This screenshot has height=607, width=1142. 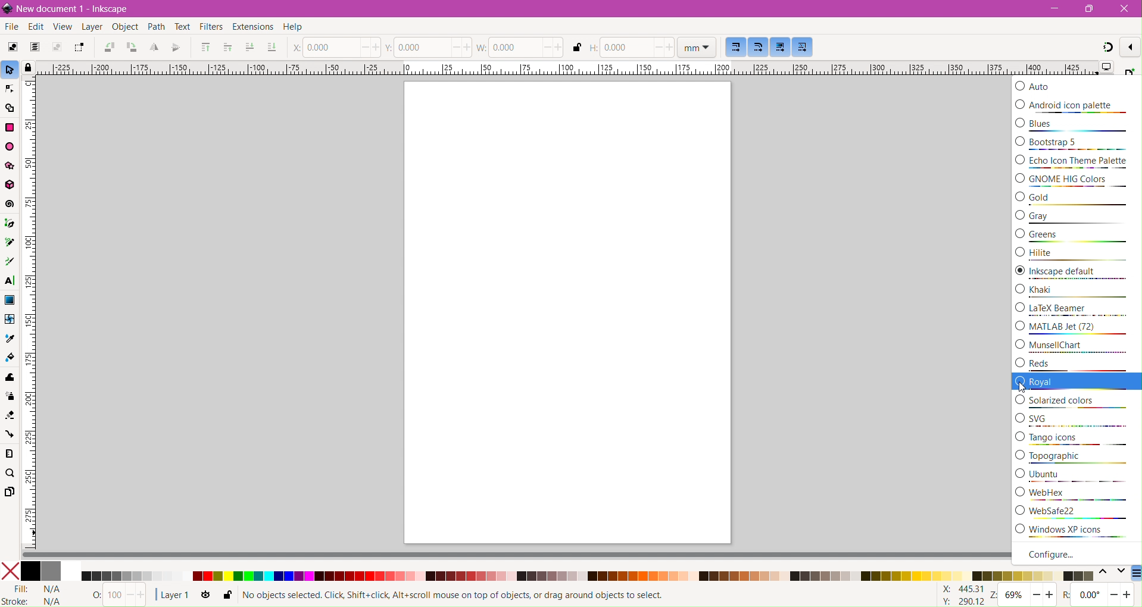 I want to click on Connector Tool, so click(x=9, y=435).